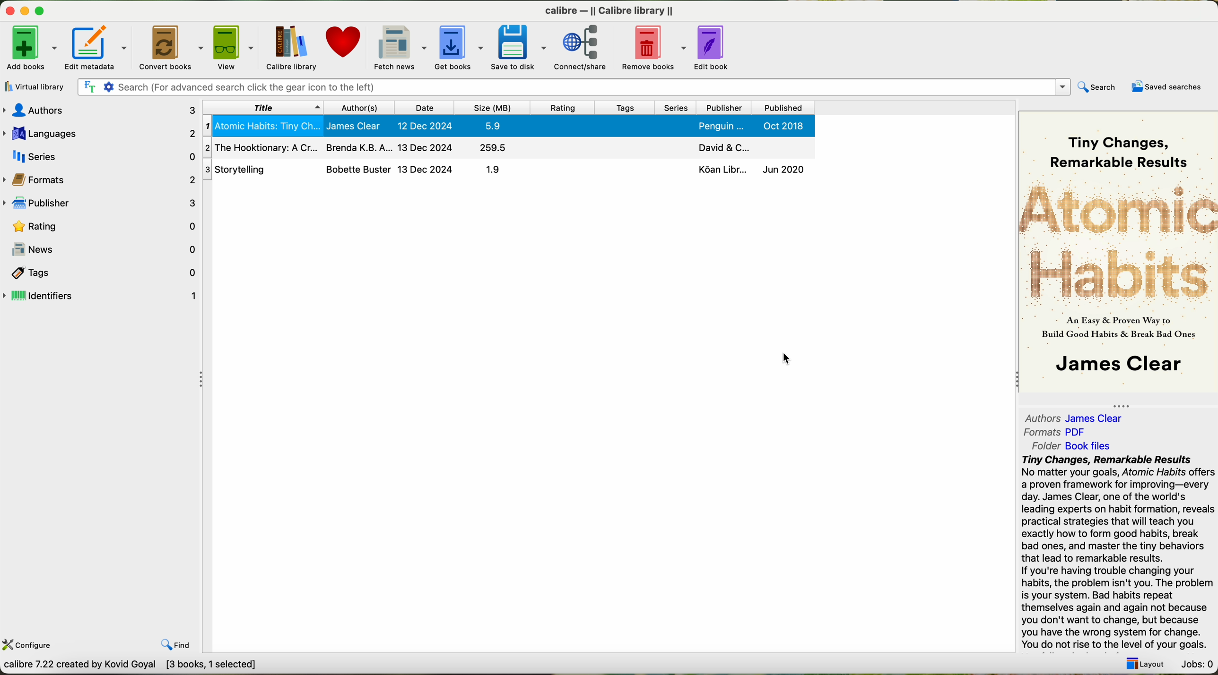 This screenshot has height=675, width=1218. I want to click on view, so click(236, 47).